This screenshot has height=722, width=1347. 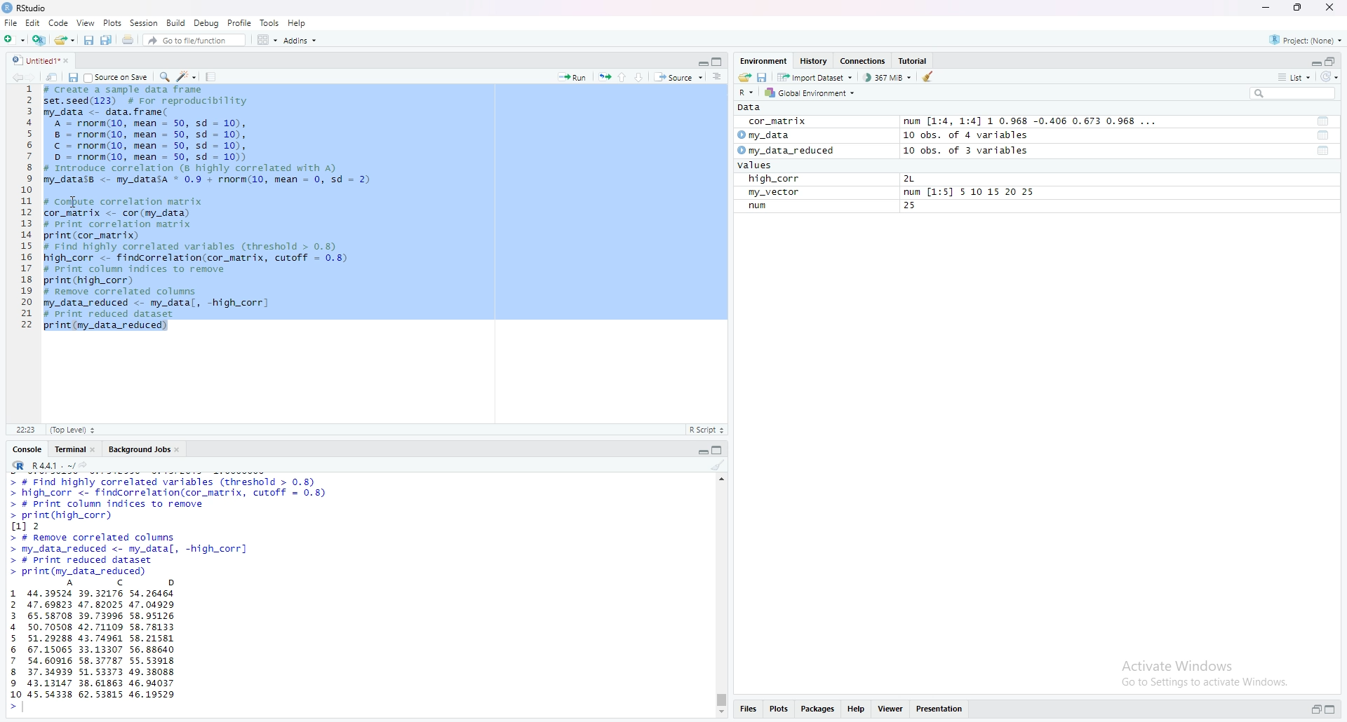 I want to click on R, so click(x=19, y=465).